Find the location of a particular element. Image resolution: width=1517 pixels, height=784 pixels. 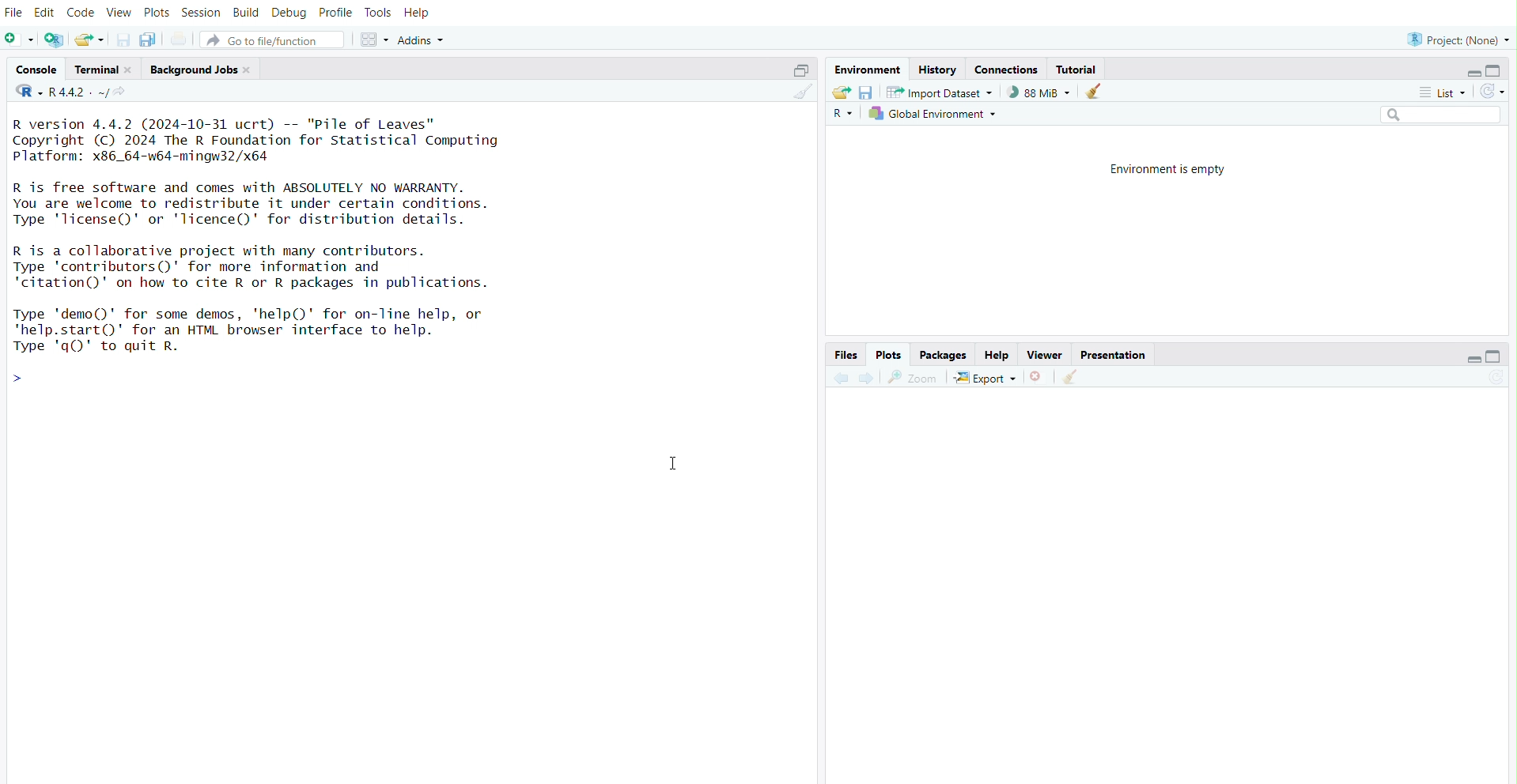

next plot is located at coordinates (865, 379).